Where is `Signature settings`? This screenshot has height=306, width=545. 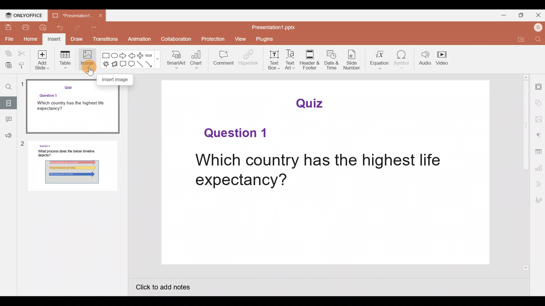 Signature settings is located at coordinates (539, 200).